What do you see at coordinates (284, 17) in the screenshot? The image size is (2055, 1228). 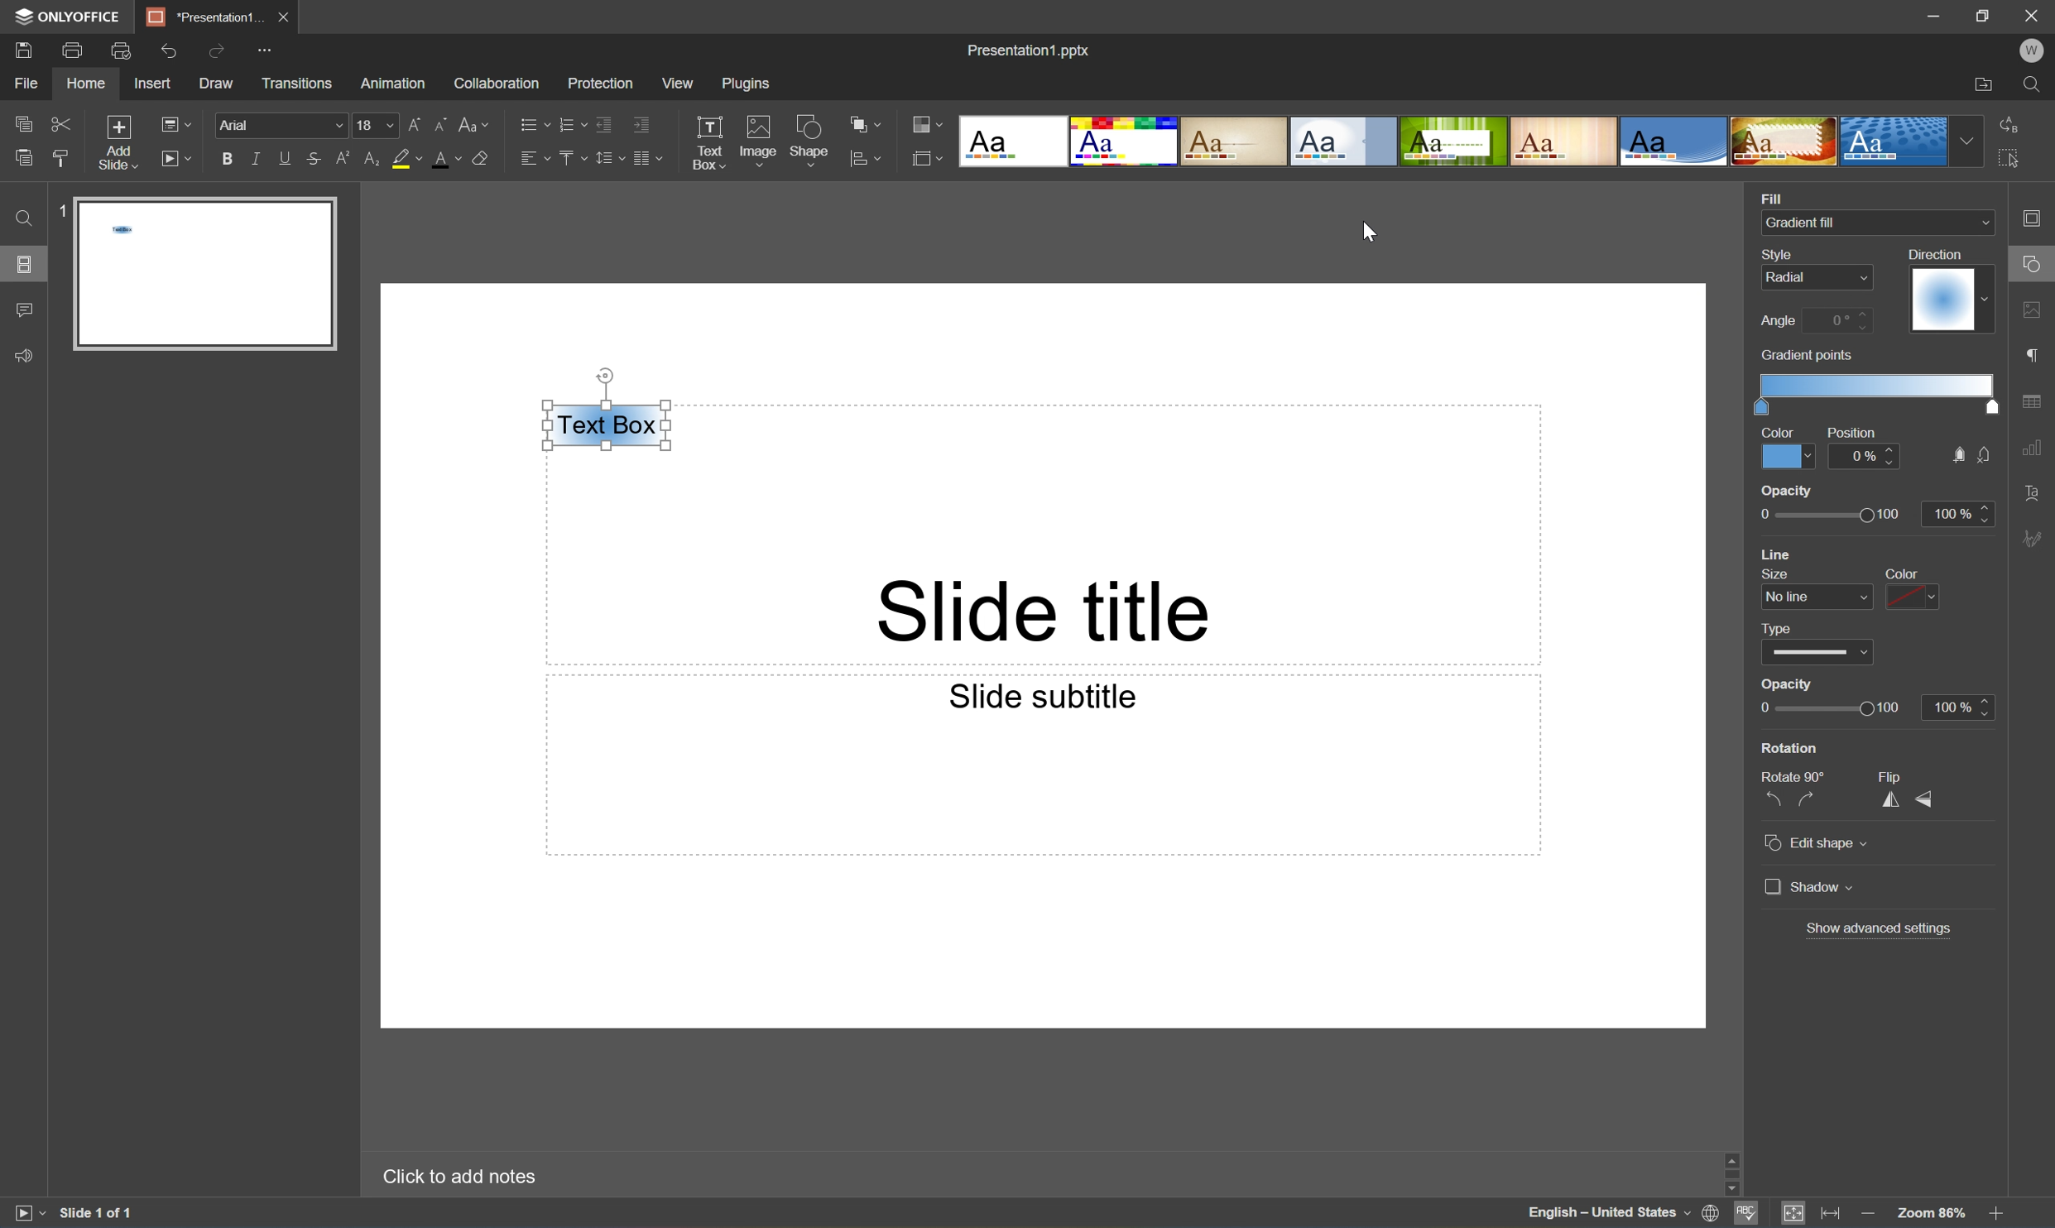 I see `Close` at bounding box center [284, 17].